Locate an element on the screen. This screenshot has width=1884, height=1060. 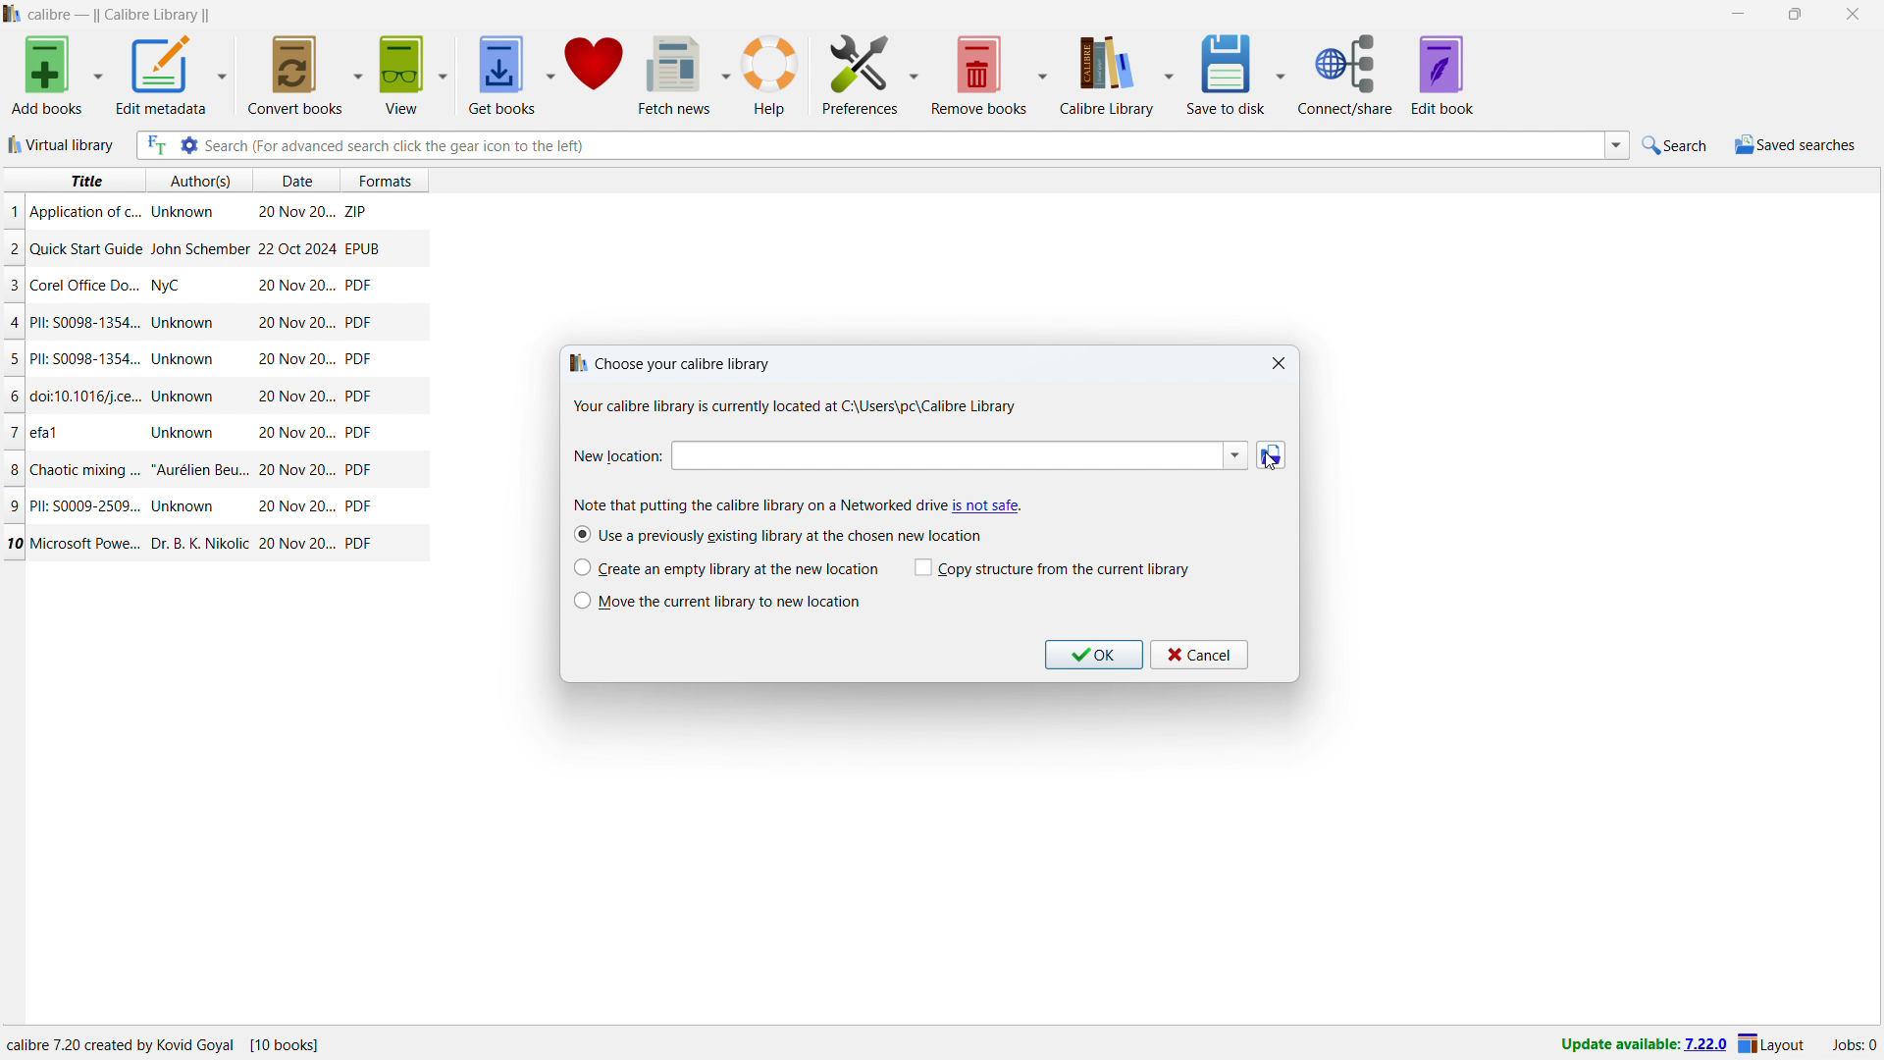
Date is located at coordinates (296, 214).